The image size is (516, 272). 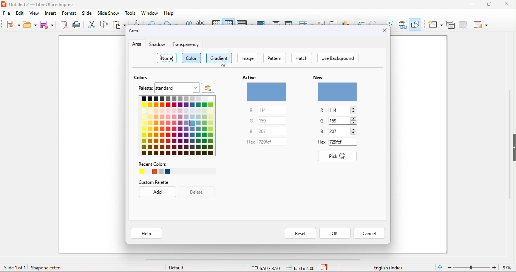 What do you see at coordinates (63, 24) in the screenshot?
I see `export pdf` at bounding box center [63, 24].